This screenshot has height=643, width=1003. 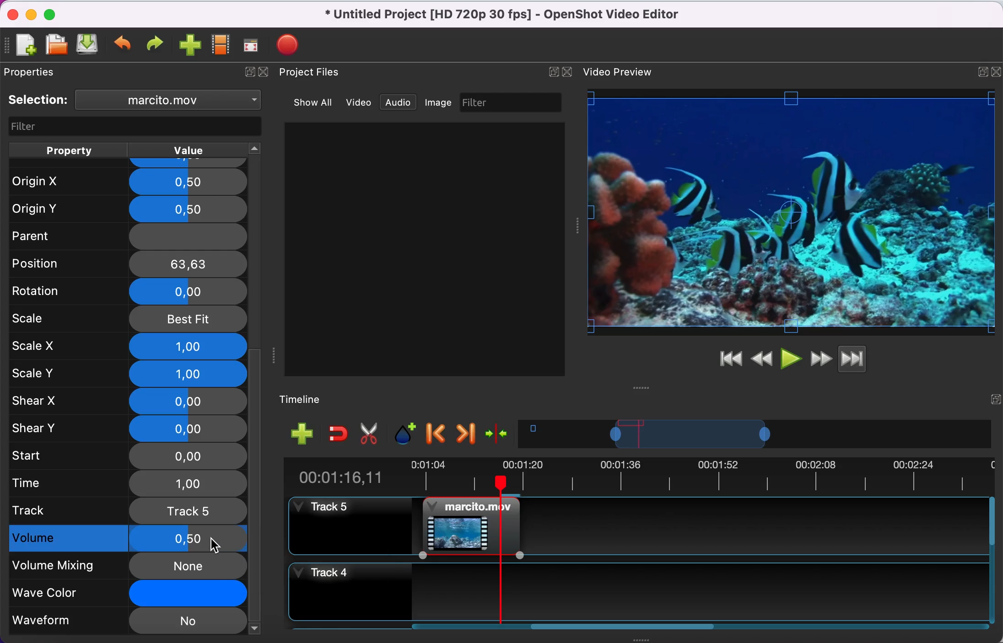 I want to click on clip name, so click(x=170, y=102).